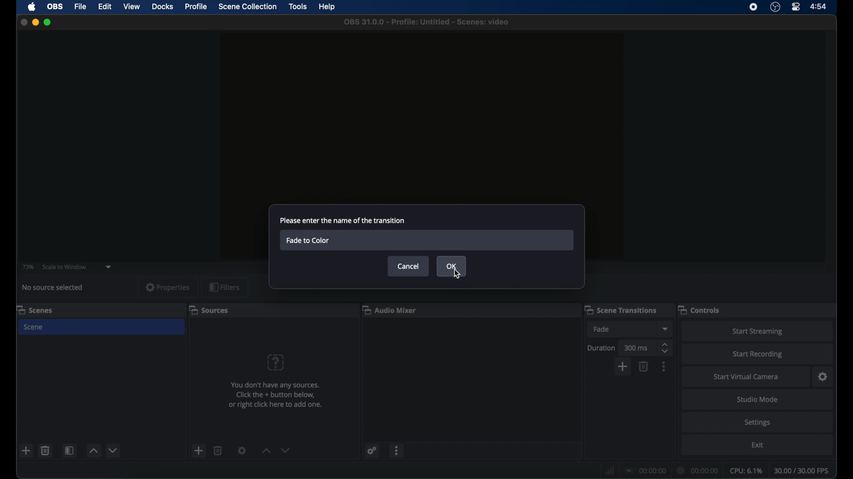 The height and width of the screenshot is (479, 853). What do you see at coordinates (423, 117) in the screenshot?
I see `preview` at bounding box center [423, 117].